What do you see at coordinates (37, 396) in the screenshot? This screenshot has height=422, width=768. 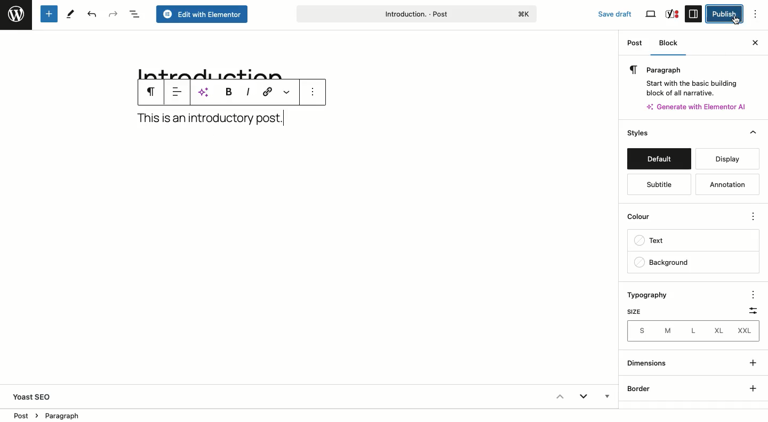 I see `Yoast SEO` at bounding box center [37, 396].